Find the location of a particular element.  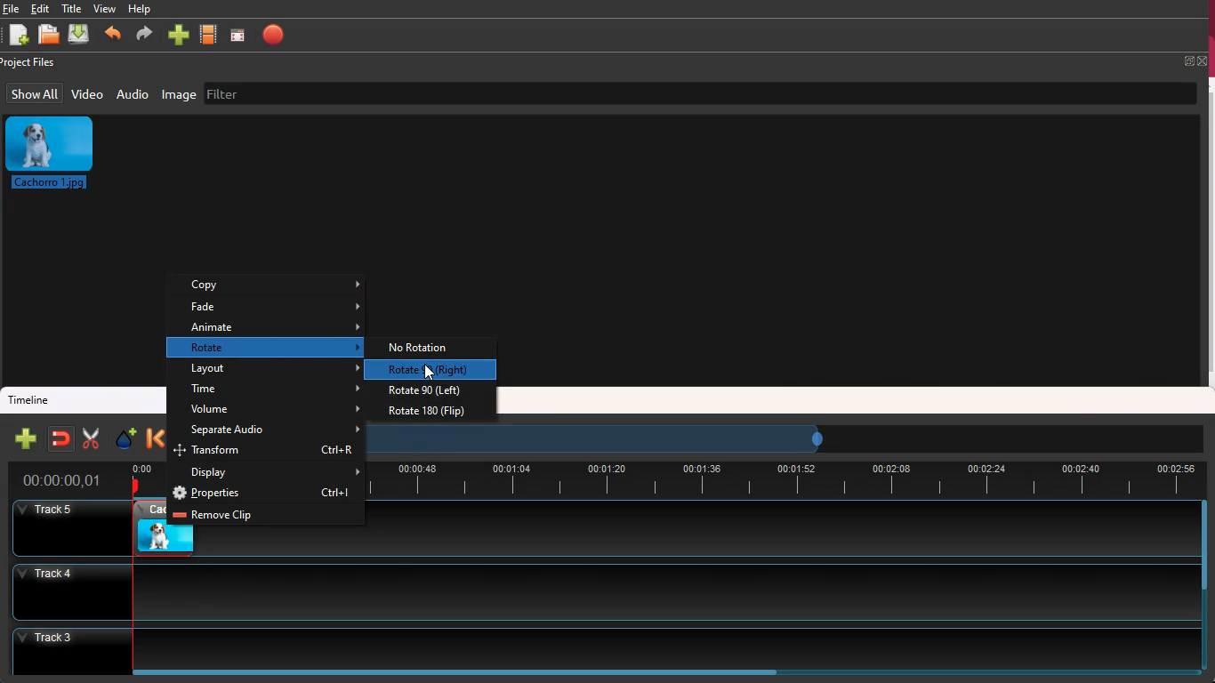

no rotation is located at coordinates (423, 348).